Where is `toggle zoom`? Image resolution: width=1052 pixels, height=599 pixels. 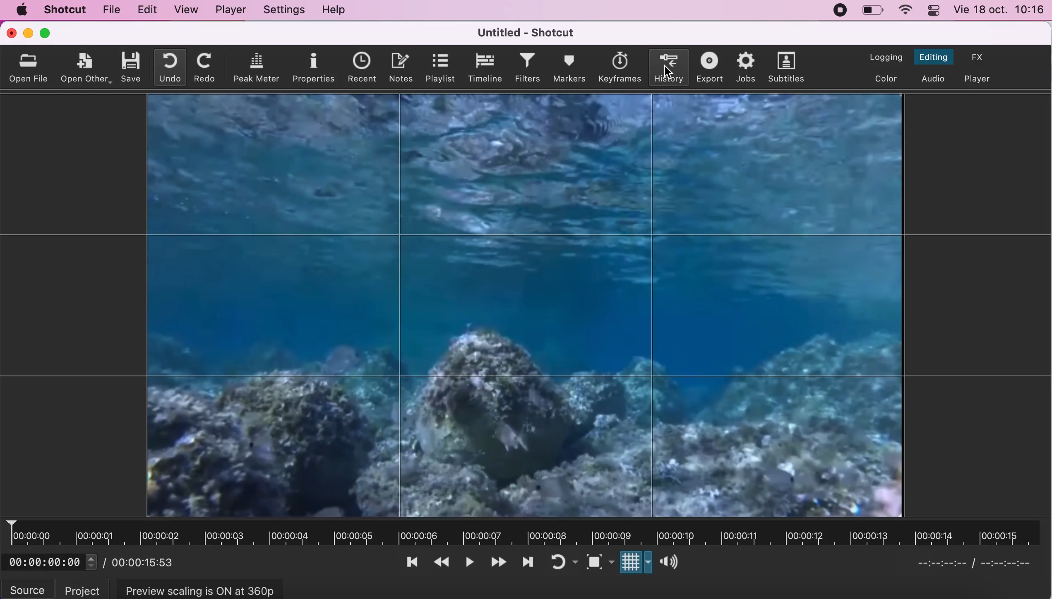 toggle zoom is located at coordinates (599, 564).